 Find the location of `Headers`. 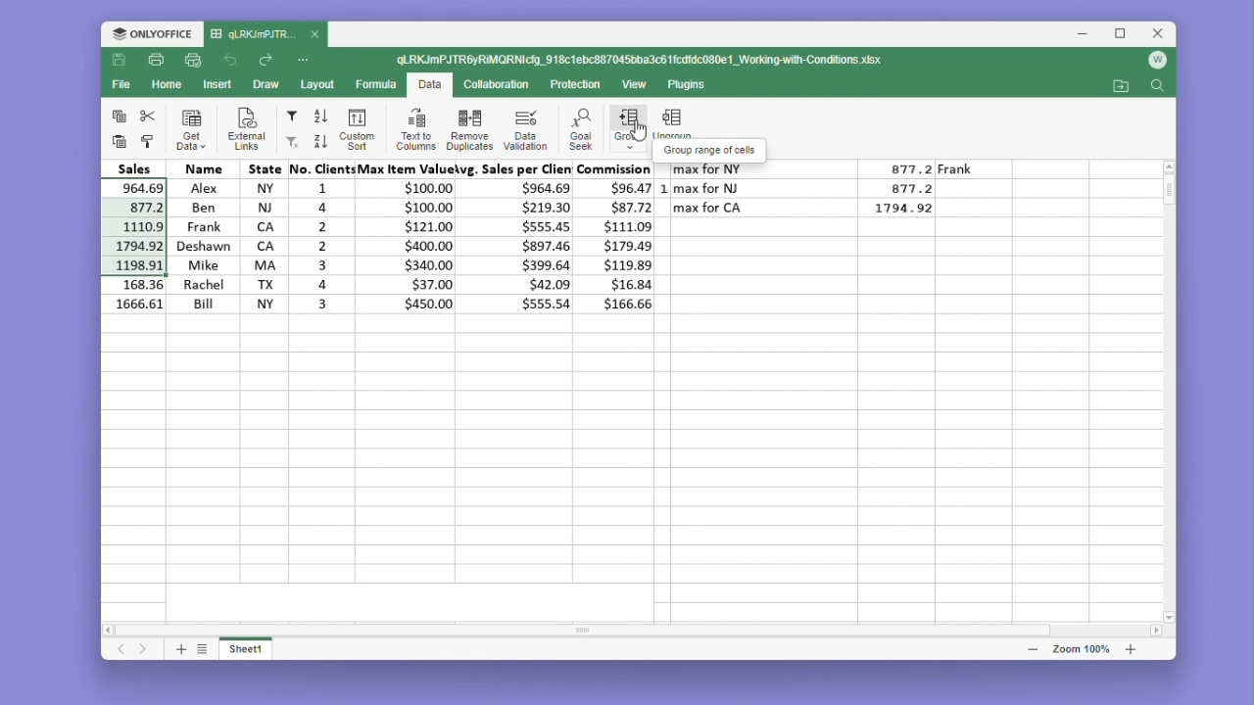

Headers is located at coordinates (377, 168).